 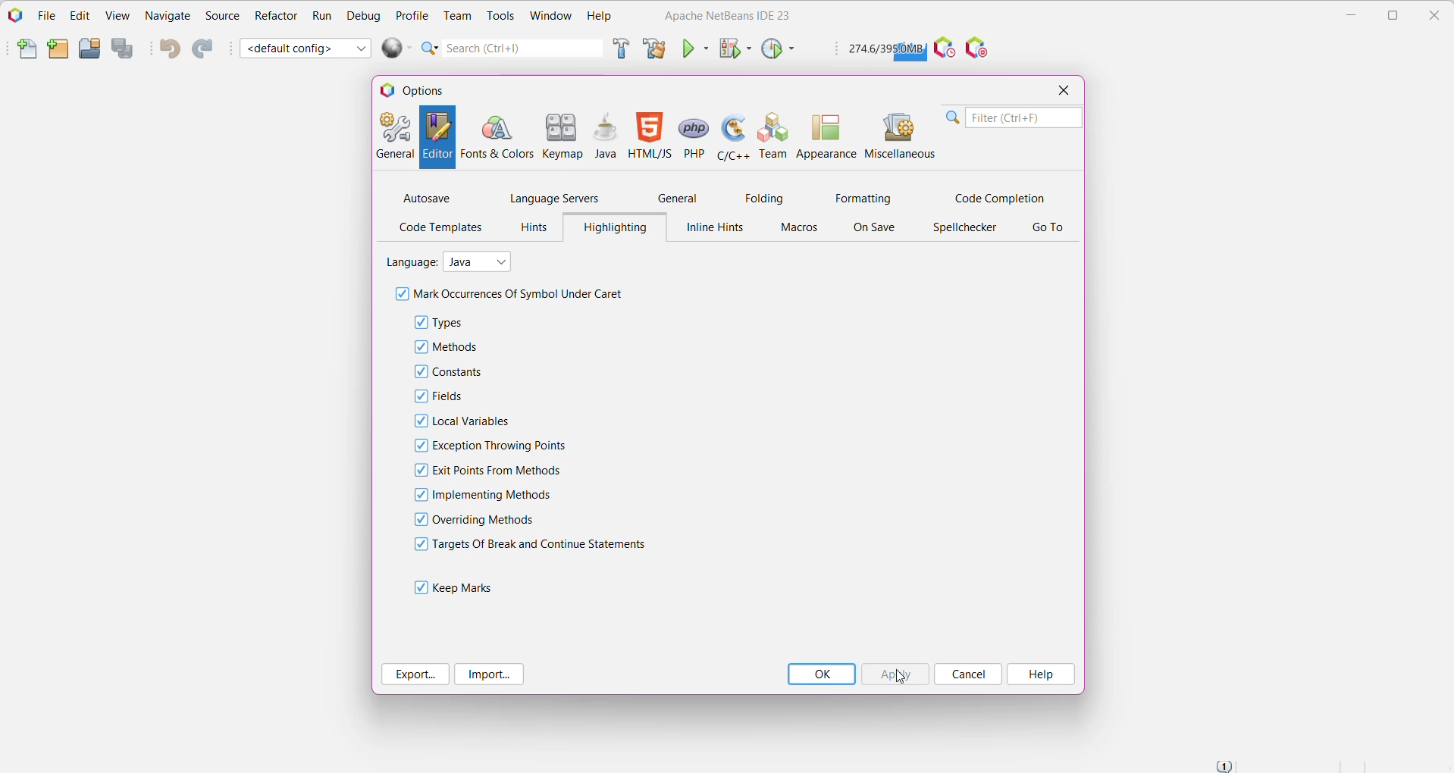 What do you see at coordinates (321, 16) in the screenshot?
I see `Run` at bounding box center [321, 16].